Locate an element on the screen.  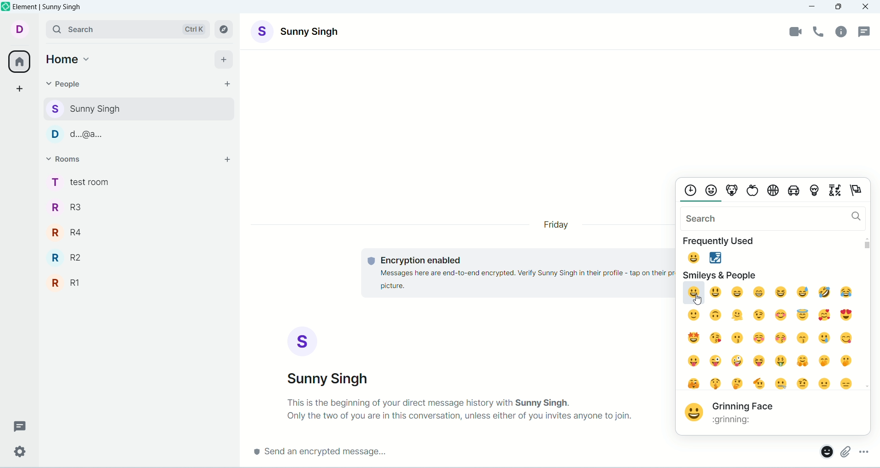
frequently used emojis is located at coordinates (702, 256).